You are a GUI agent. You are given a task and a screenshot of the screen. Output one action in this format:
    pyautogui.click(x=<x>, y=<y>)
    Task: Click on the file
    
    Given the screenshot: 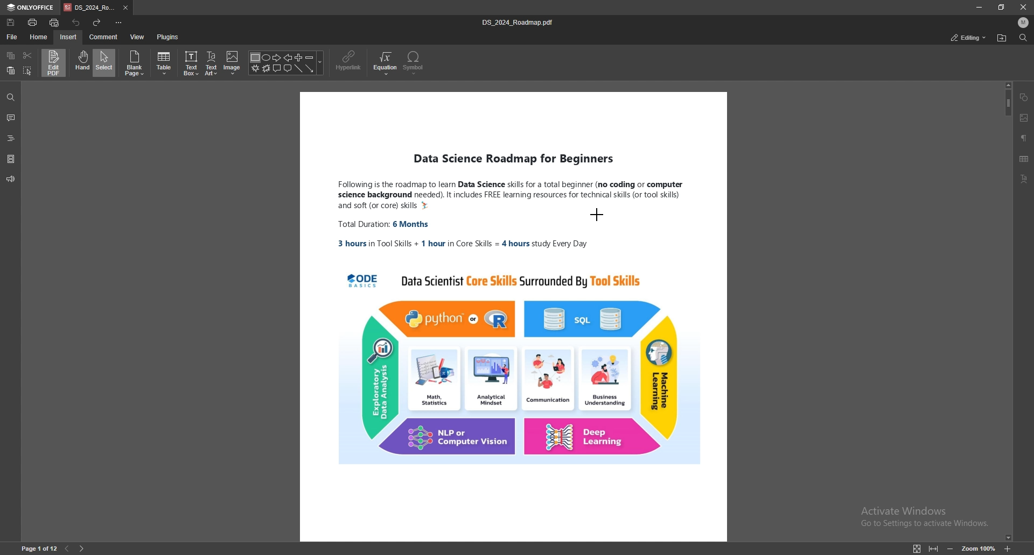 What is the action you would take?
    pyautogui.click(x=12, y=36)
    